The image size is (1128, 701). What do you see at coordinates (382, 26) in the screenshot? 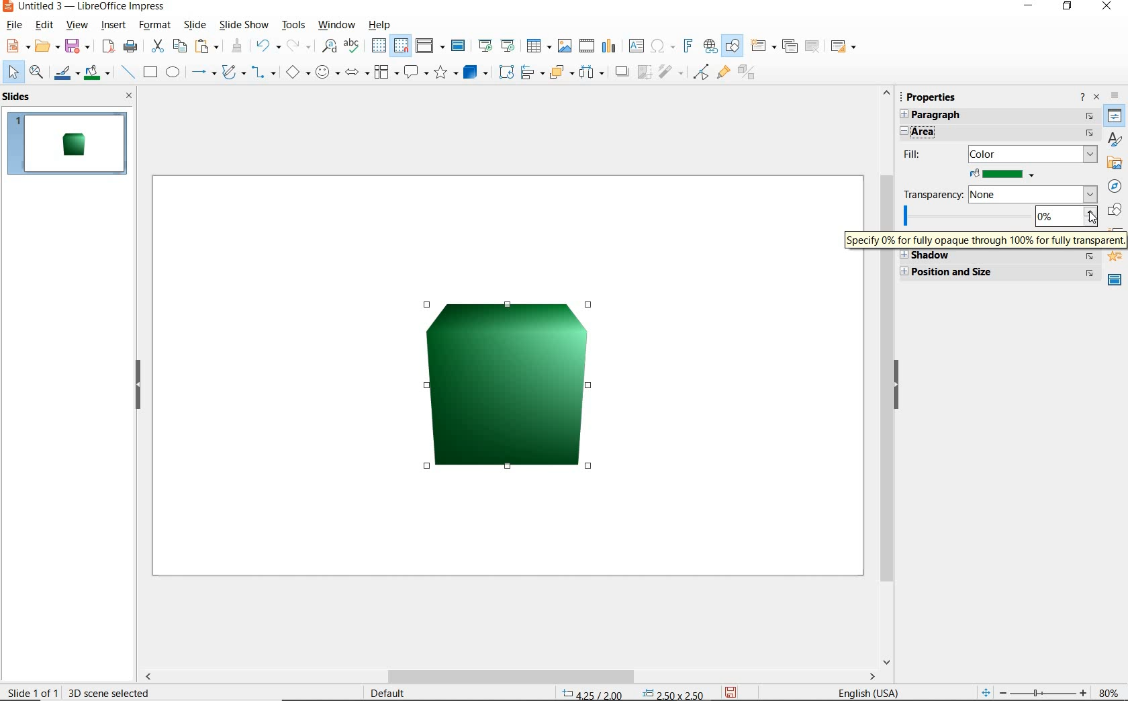
I see `help` at bounding box center [382, 26].